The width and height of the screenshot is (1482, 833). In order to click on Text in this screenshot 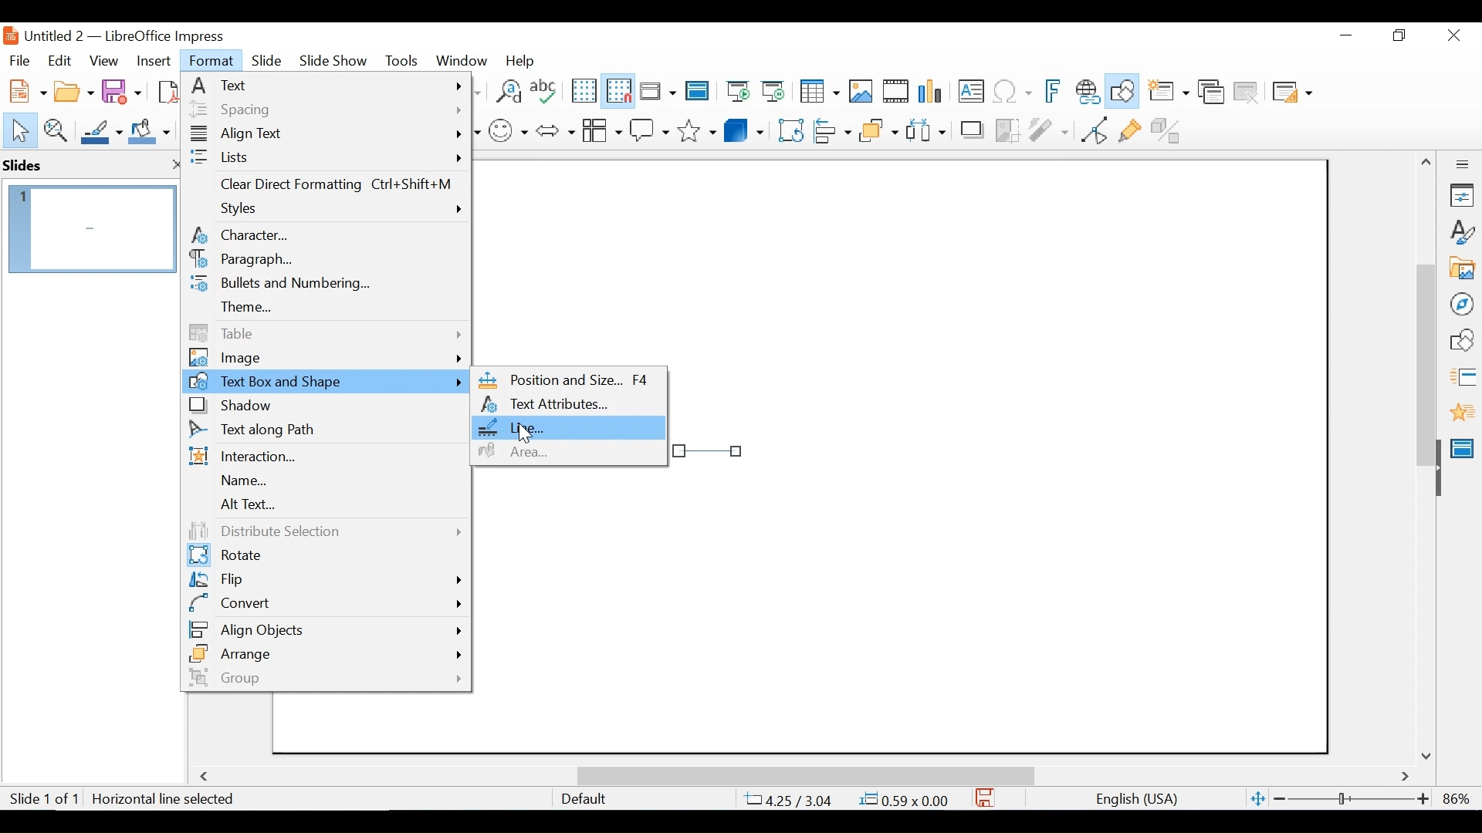, I will do `click(326, 85)`.